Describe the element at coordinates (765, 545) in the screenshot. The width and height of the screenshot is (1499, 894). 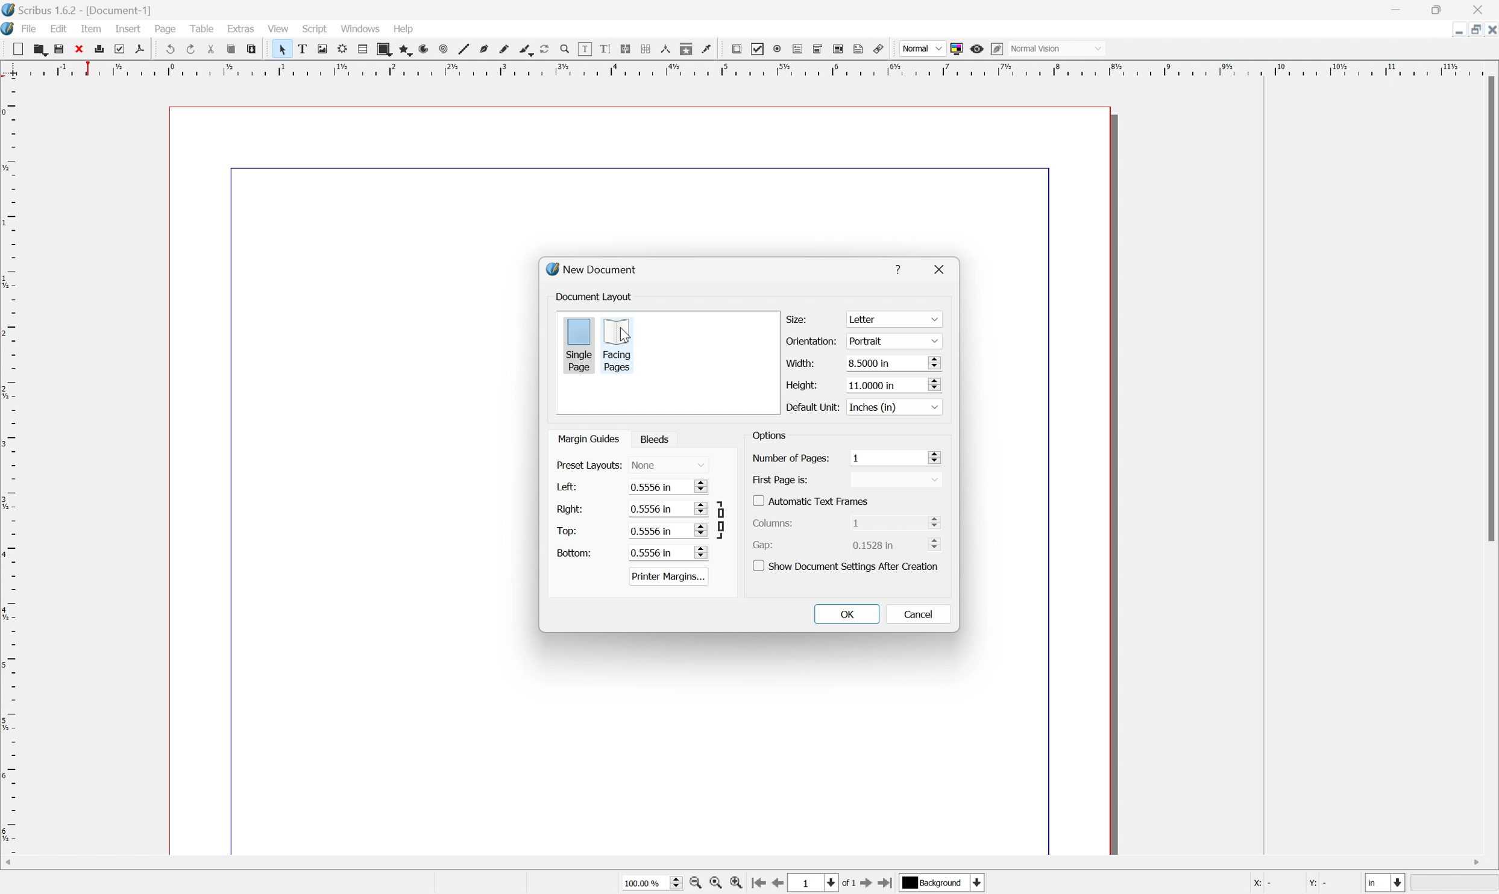
I see `Grp:` at that location.